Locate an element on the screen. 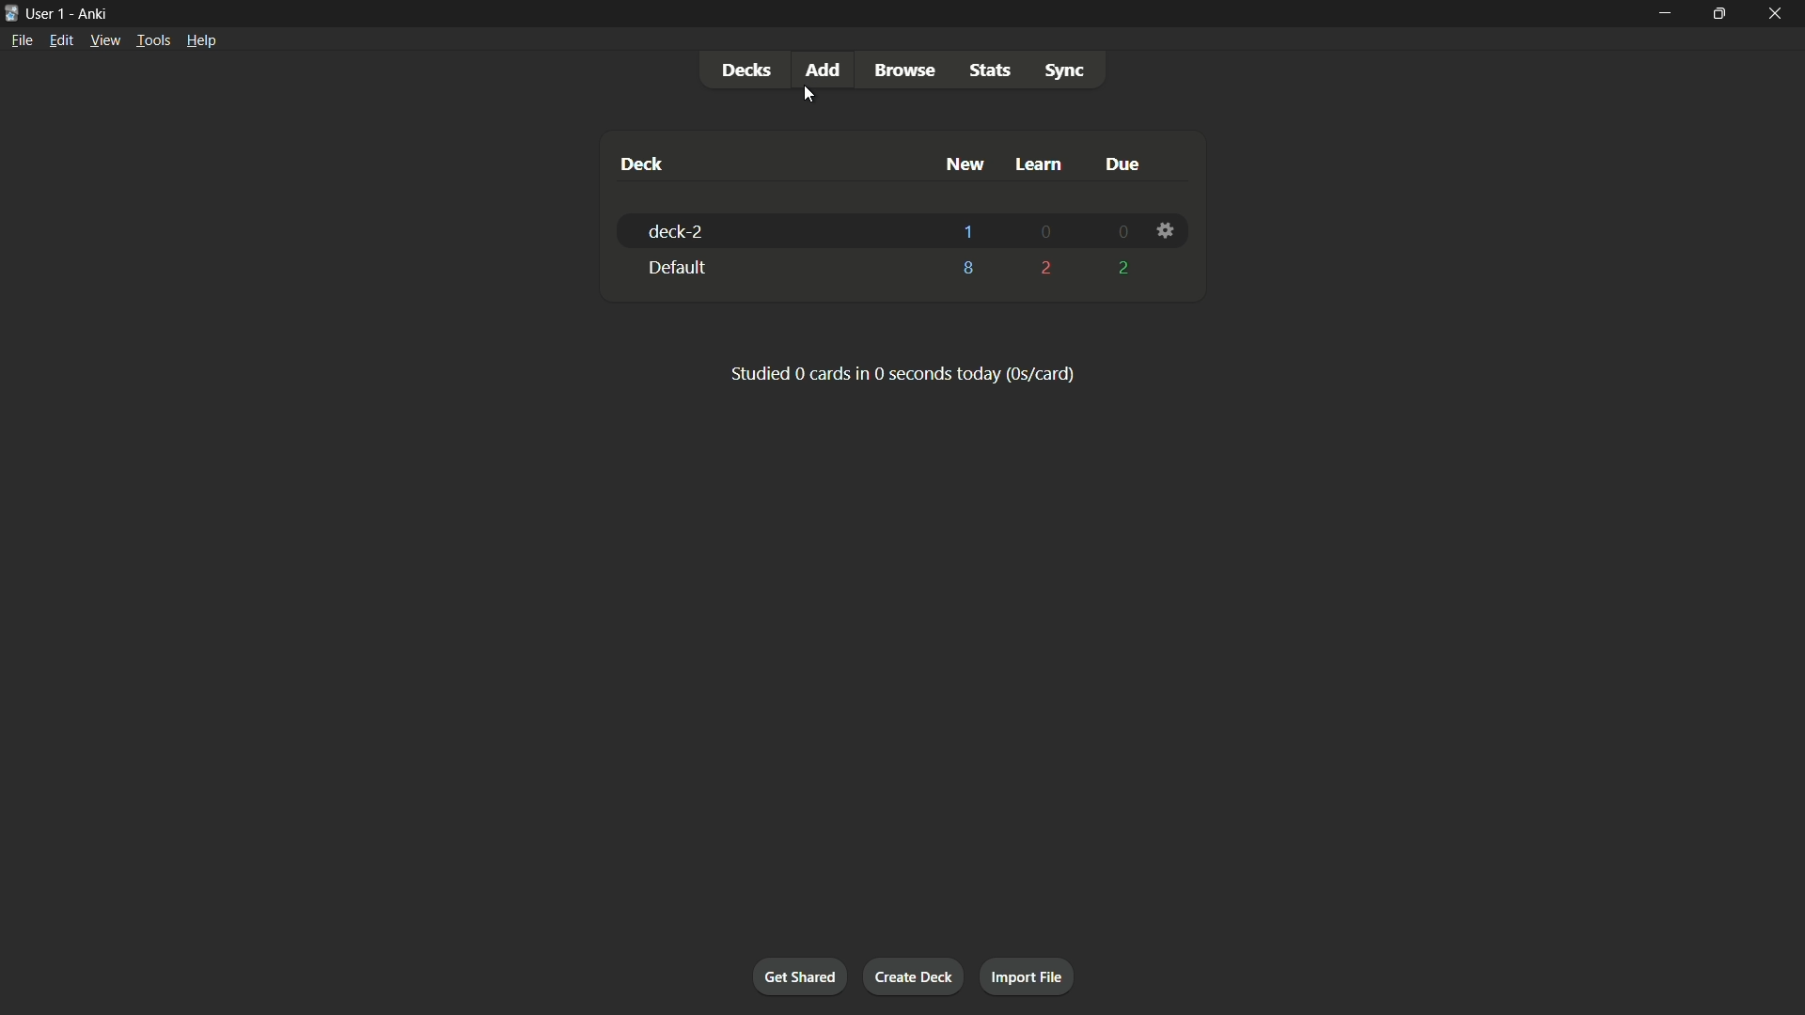  create  deck is located at coordinates (915, 976).